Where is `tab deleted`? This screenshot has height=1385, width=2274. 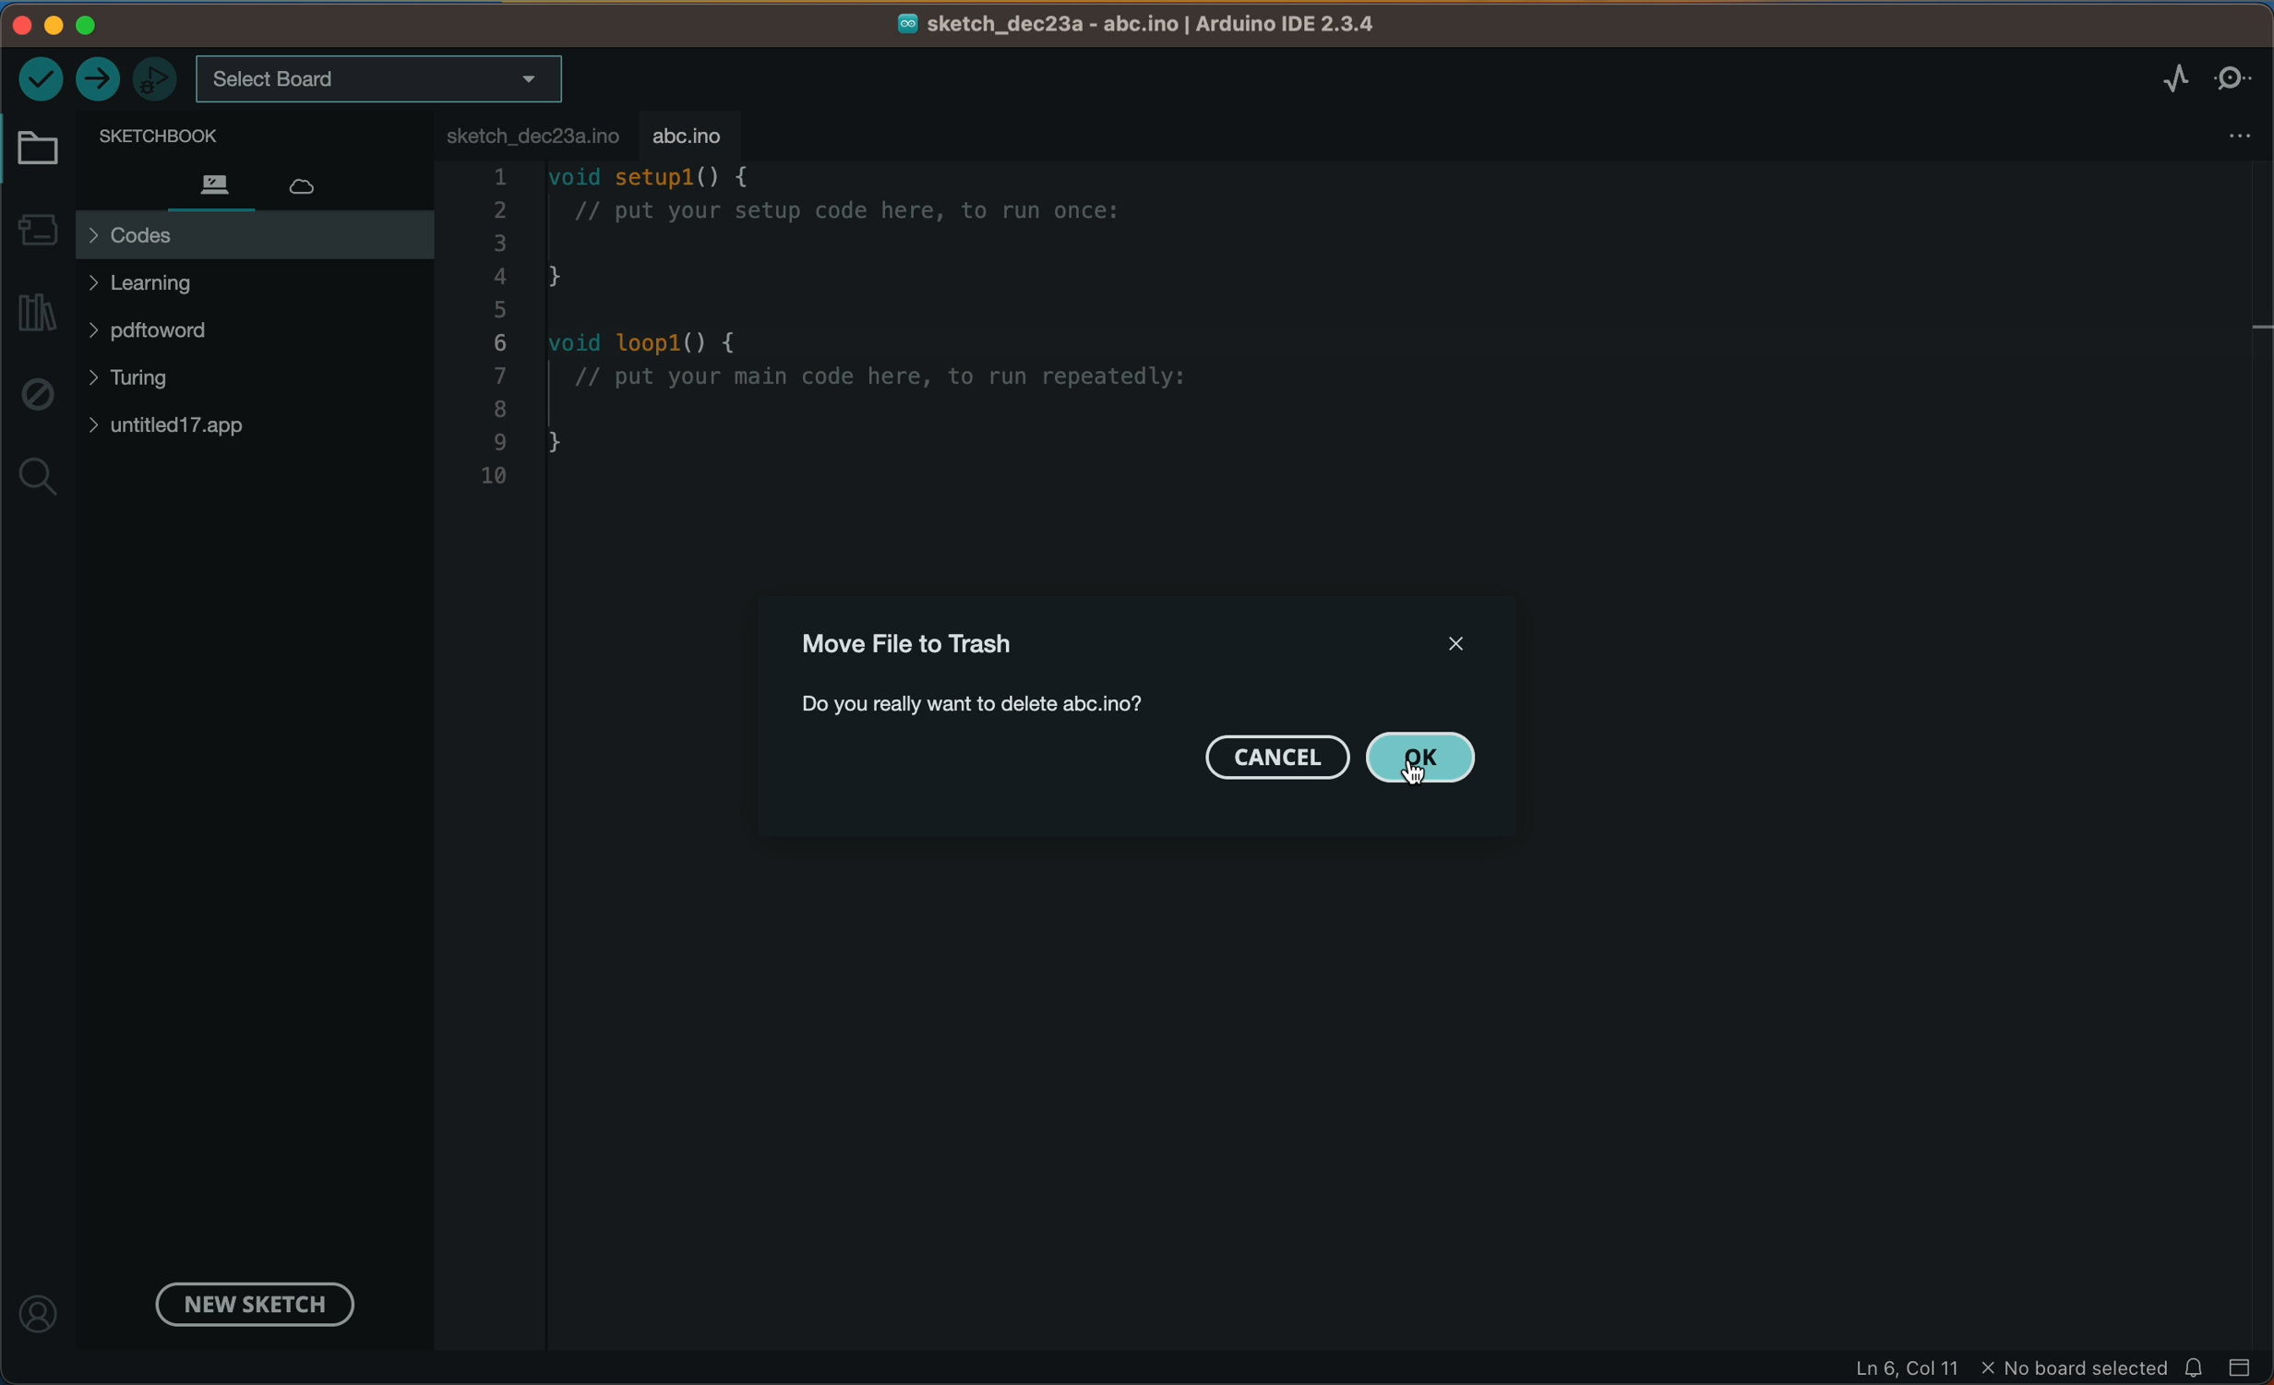
tab deleted is located at coordinates (710, 137).